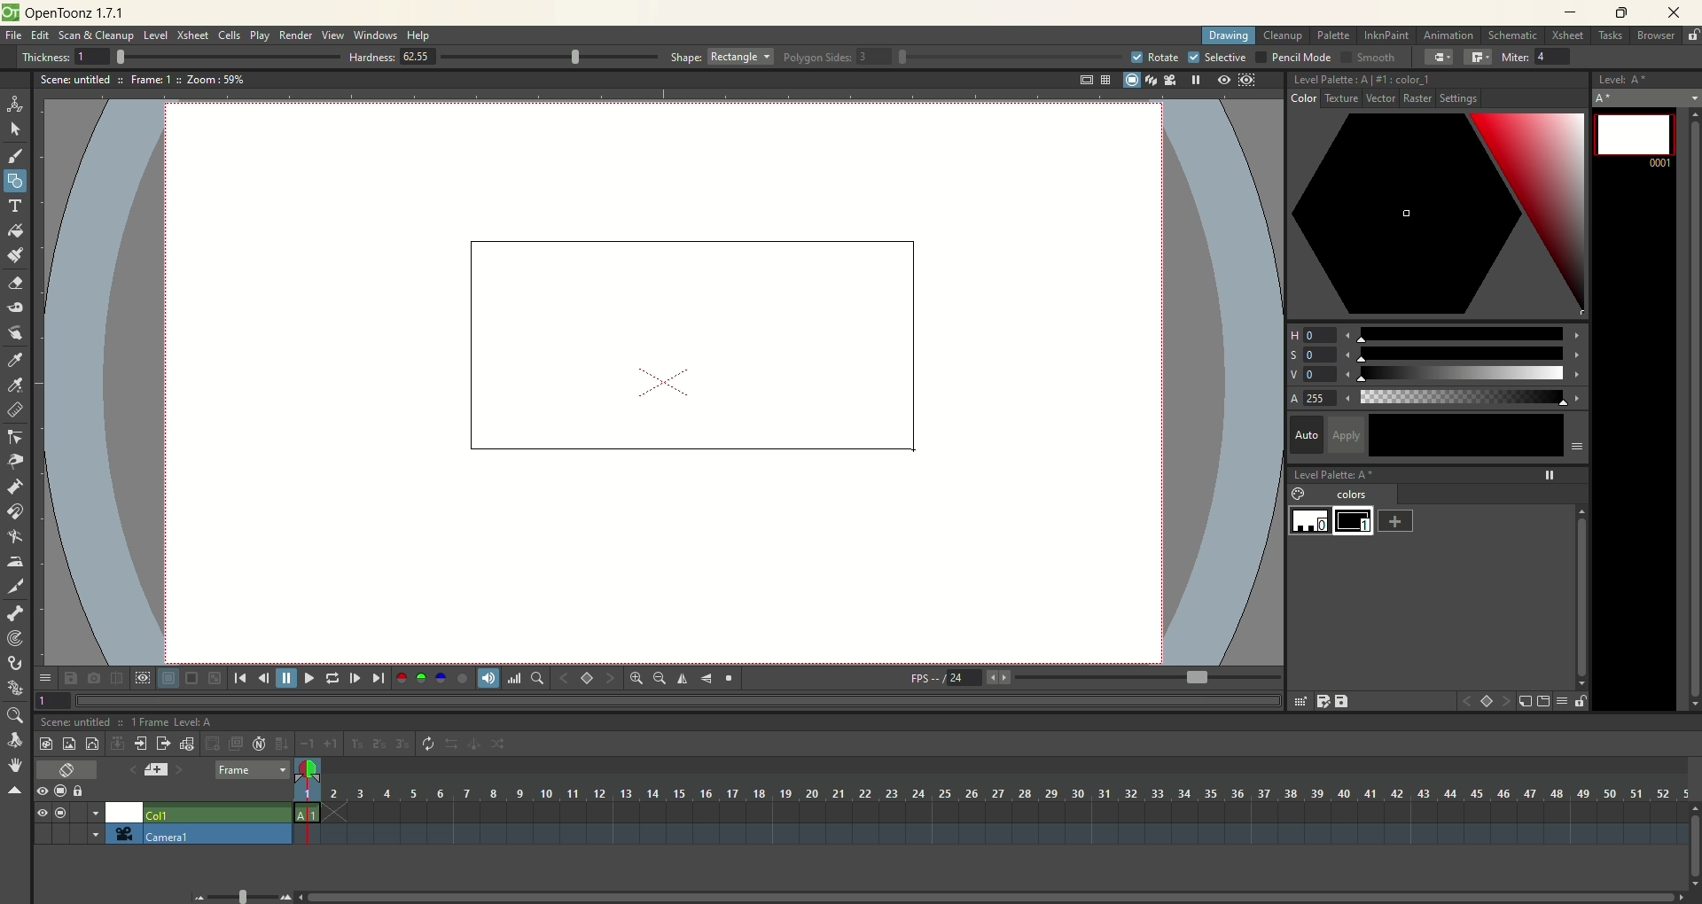  What do you see at coordinates (911, 456) in the screenshot?
I see `cursor` at bounding box center [911, 456].